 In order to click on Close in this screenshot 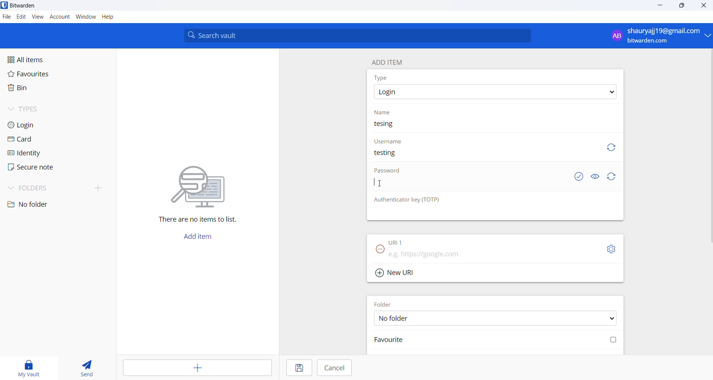, I will do `click(704, 7)`.